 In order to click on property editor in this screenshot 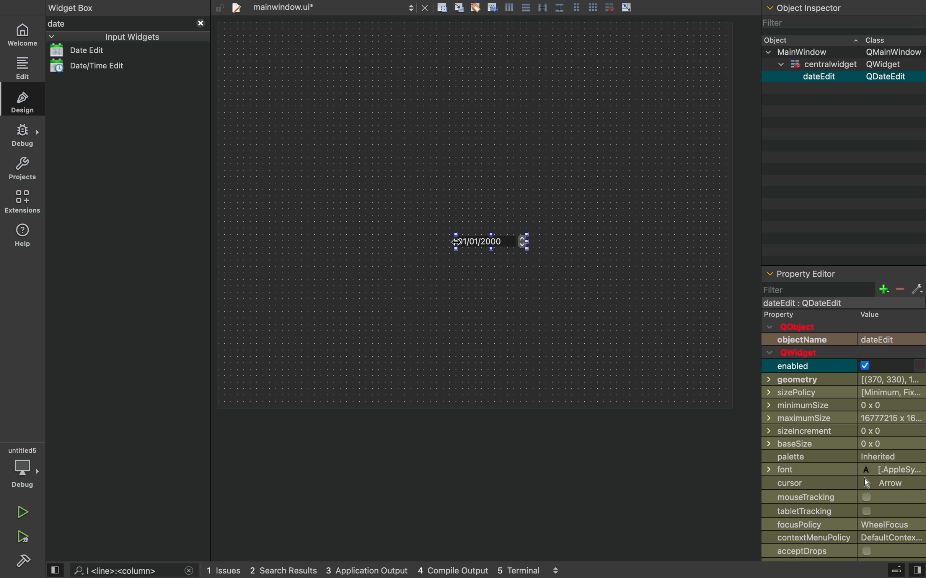, I will do `click(843, 273)`.